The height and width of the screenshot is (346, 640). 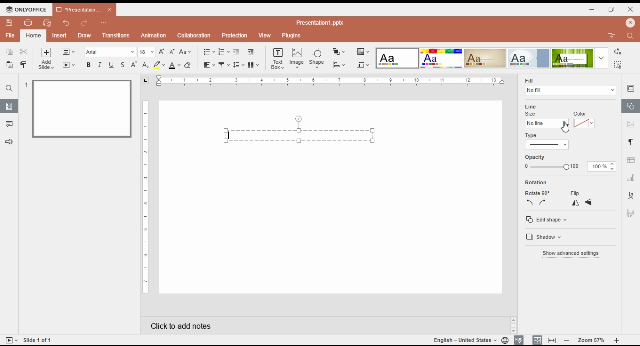 What do you see at coordinates (552, 340) in the screenshot?
I see `fit to width` at bounding box center [552, 340].